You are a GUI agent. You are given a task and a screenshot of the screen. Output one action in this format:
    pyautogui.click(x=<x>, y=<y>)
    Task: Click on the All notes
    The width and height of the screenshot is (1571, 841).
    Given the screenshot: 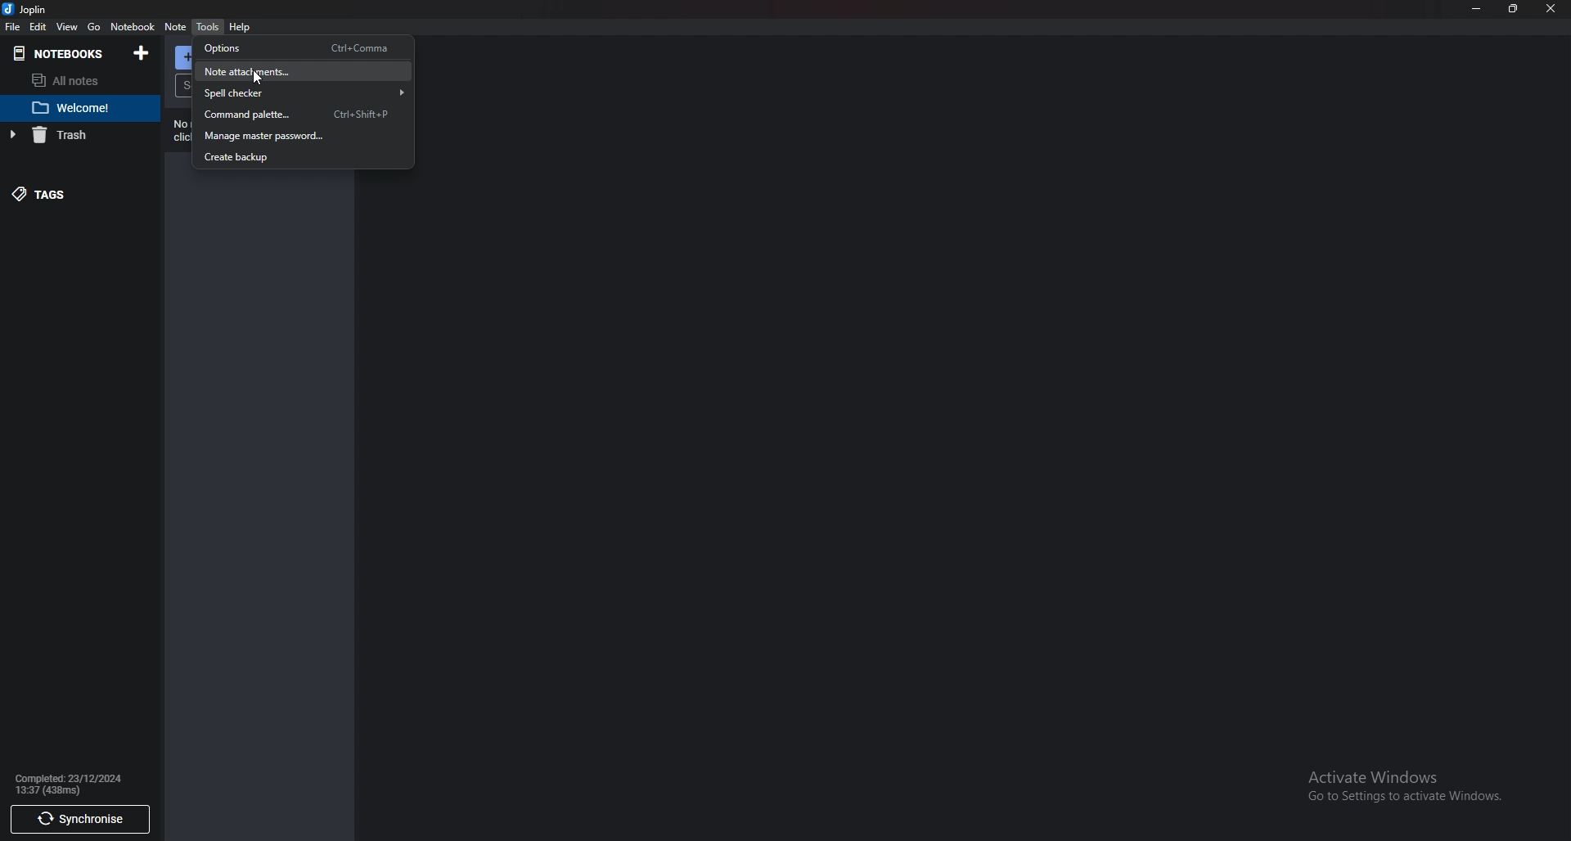 What is the action you would take?
    pyautogui.click(x=80, y=79)
    